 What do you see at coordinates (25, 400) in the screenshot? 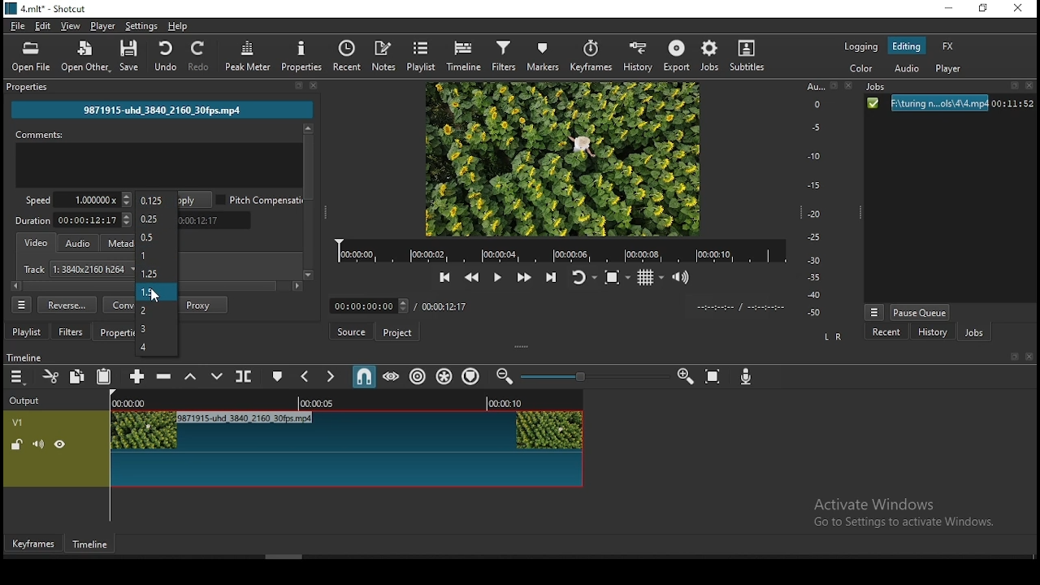
I see `Output` at bounding box center [25, 400].